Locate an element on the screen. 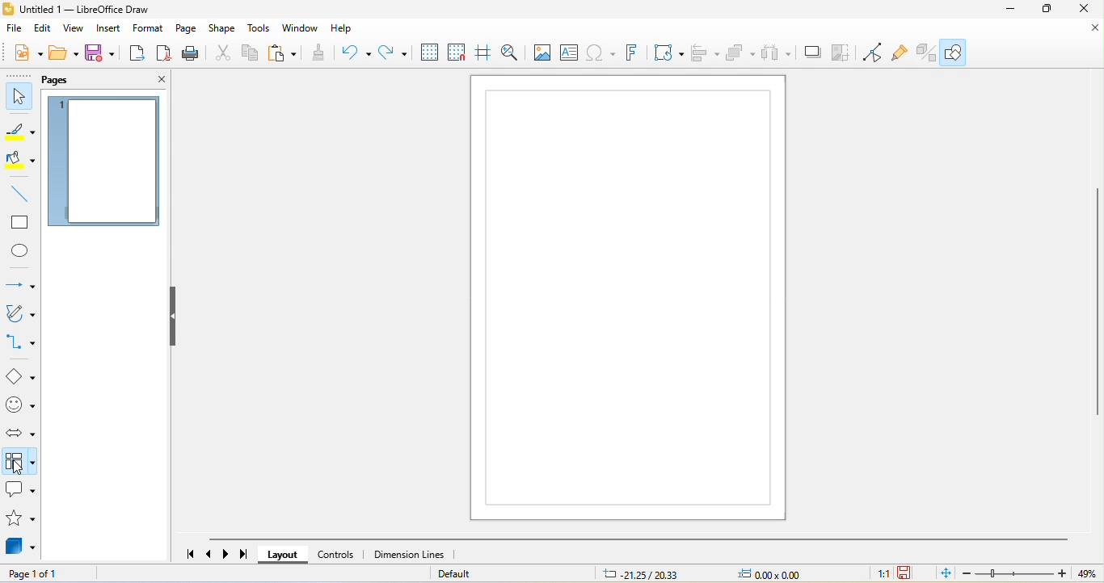 This screenshot has height=583, width=1104. 49% is located at coordinates (1089, 574).